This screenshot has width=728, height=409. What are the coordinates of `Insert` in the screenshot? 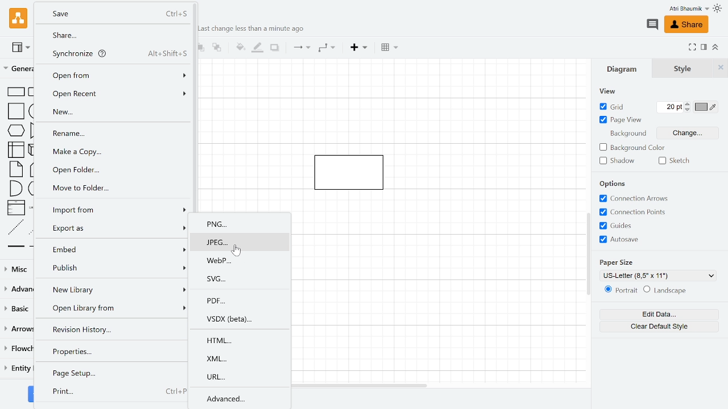 It's located at (358, 48).